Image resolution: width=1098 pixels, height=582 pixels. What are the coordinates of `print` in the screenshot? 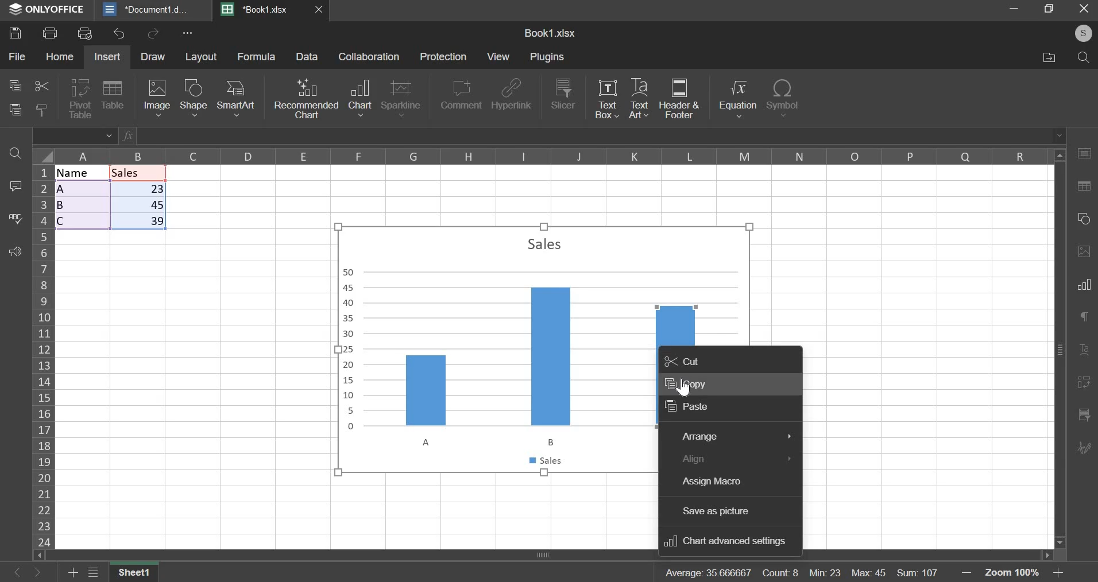 It's located at (50, 33).